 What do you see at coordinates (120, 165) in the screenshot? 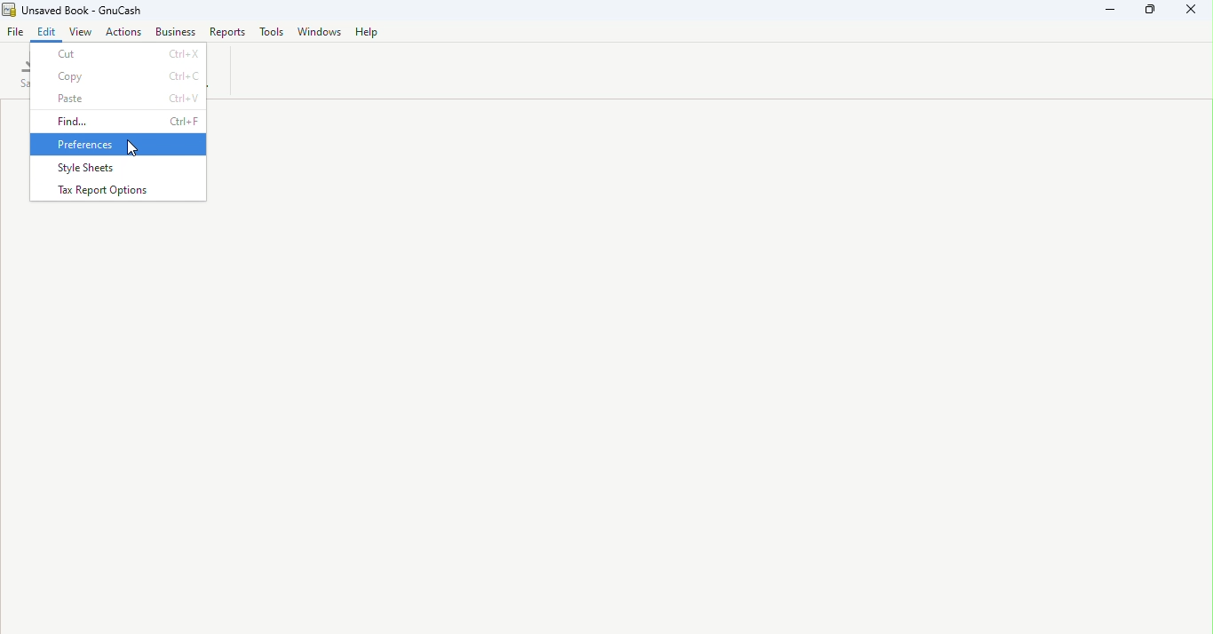
I see `Style sheets` at bounding box center [120, 165].